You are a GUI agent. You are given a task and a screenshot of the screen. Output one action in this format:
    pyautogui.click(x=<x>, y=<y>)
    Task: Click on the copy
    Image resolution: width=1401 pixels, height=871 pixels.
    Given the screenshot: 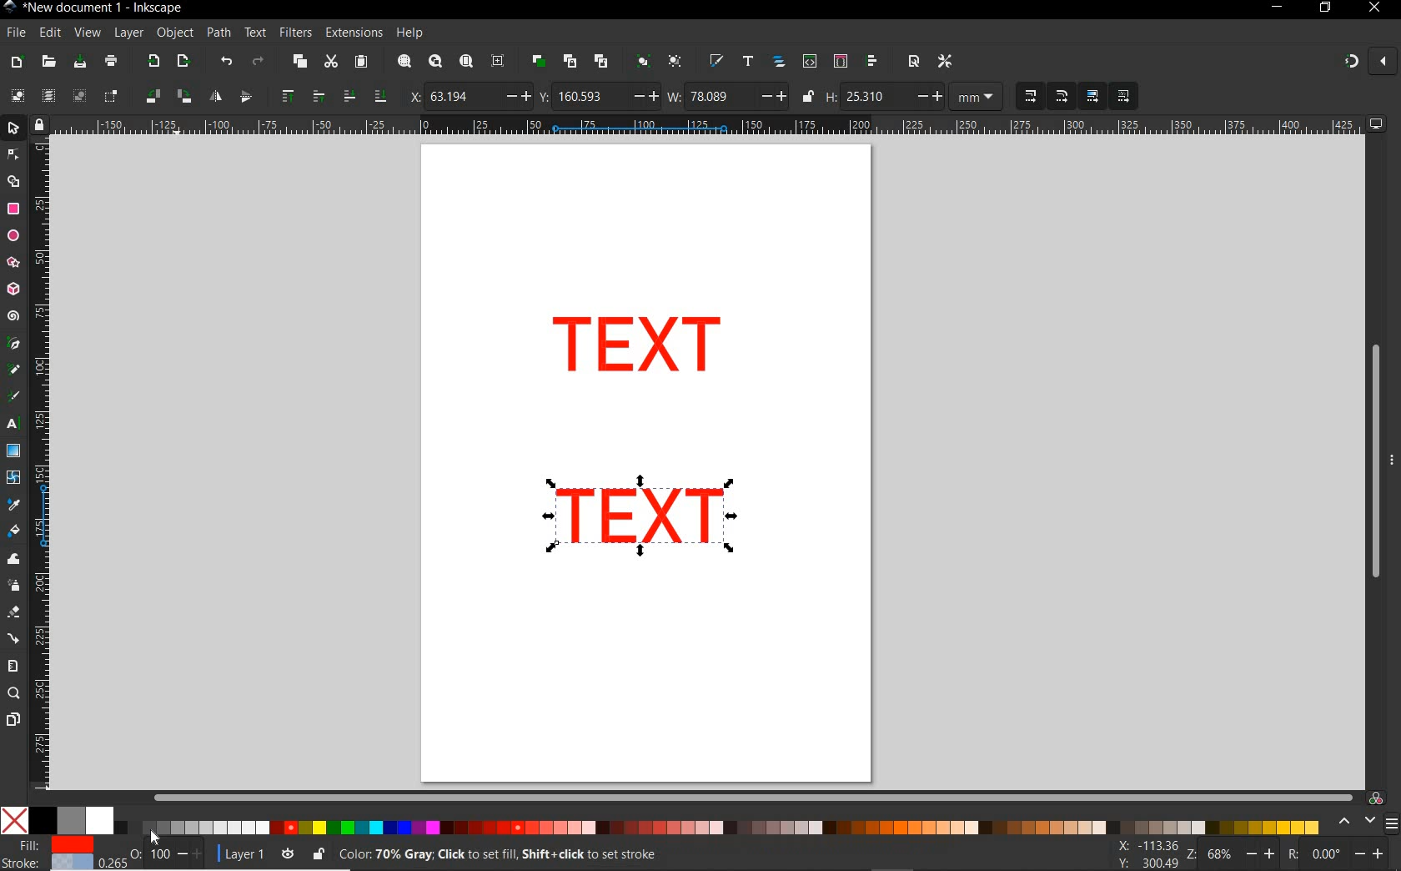 What is the action you would take?
    pyautogui.click(x=298, y=63)
    